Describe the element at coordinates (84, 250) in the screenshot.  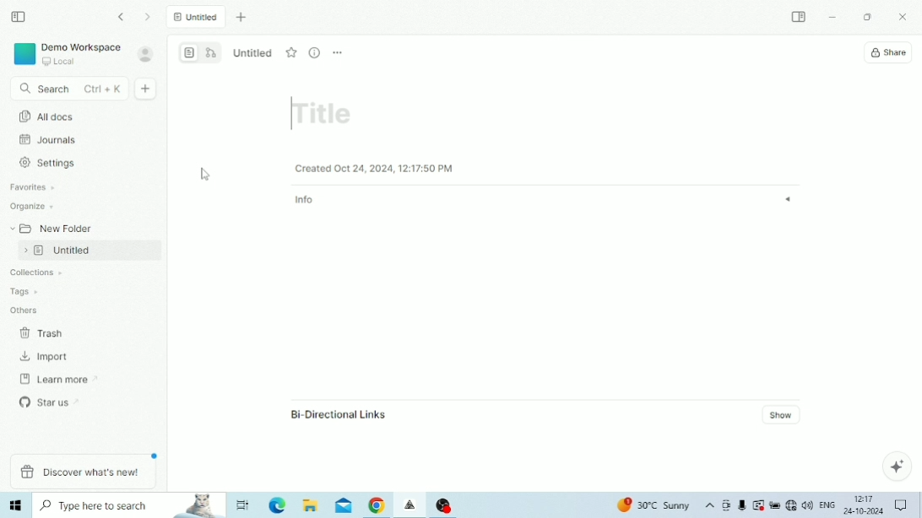
I see `Untitled` at that location.